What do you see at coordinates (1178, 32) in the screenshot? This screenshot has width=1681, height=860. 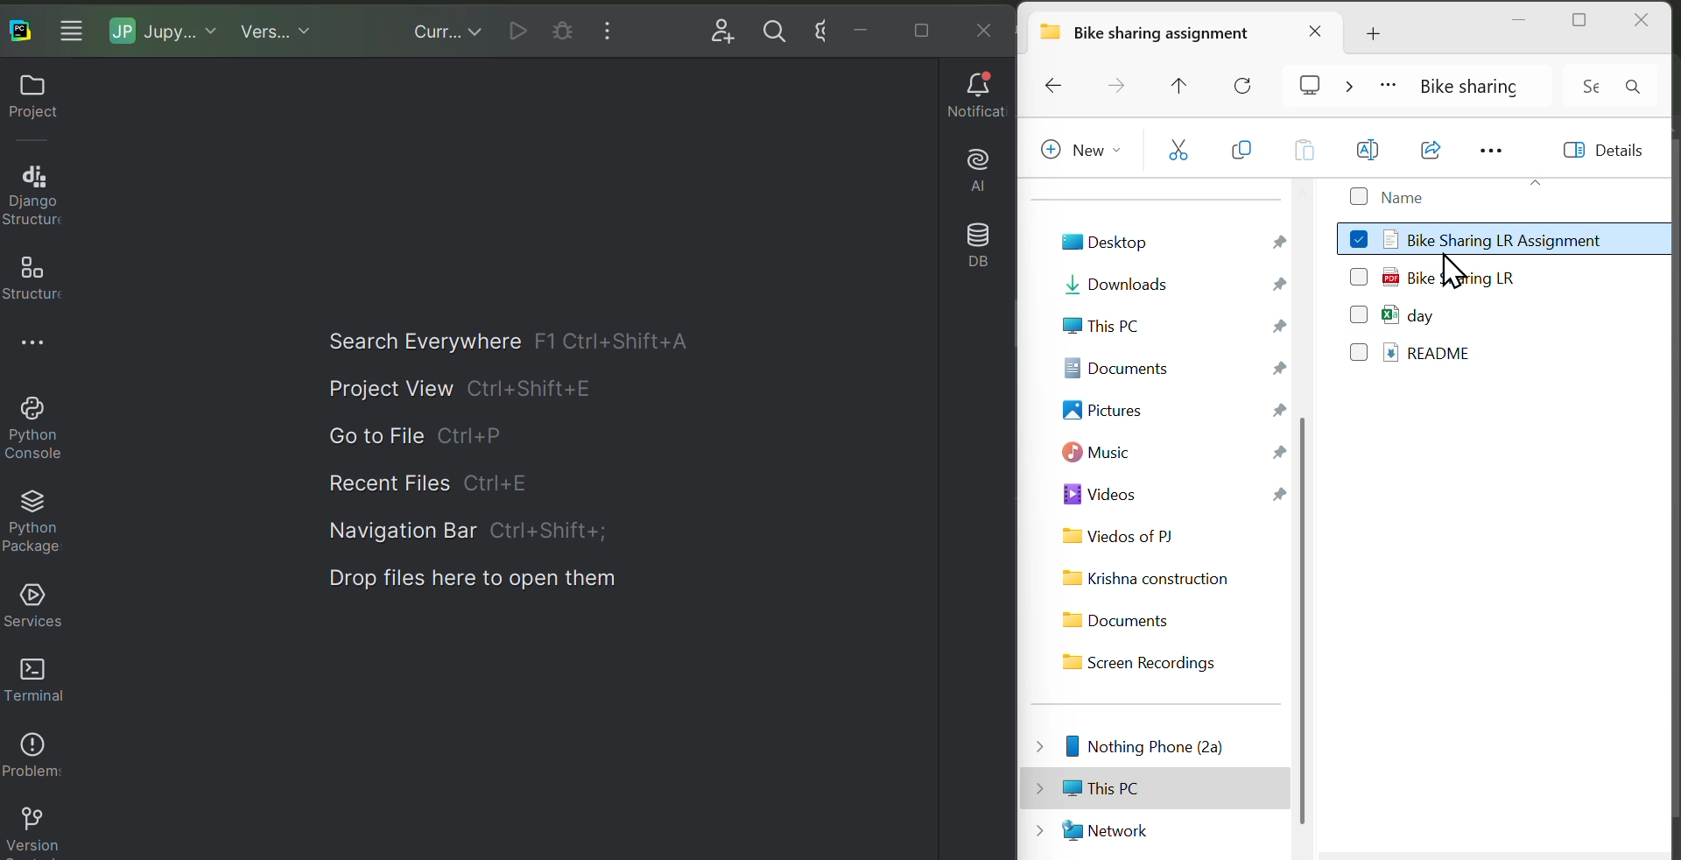 I see `Bike sharing assignment` at bounding box center [1178, 32].